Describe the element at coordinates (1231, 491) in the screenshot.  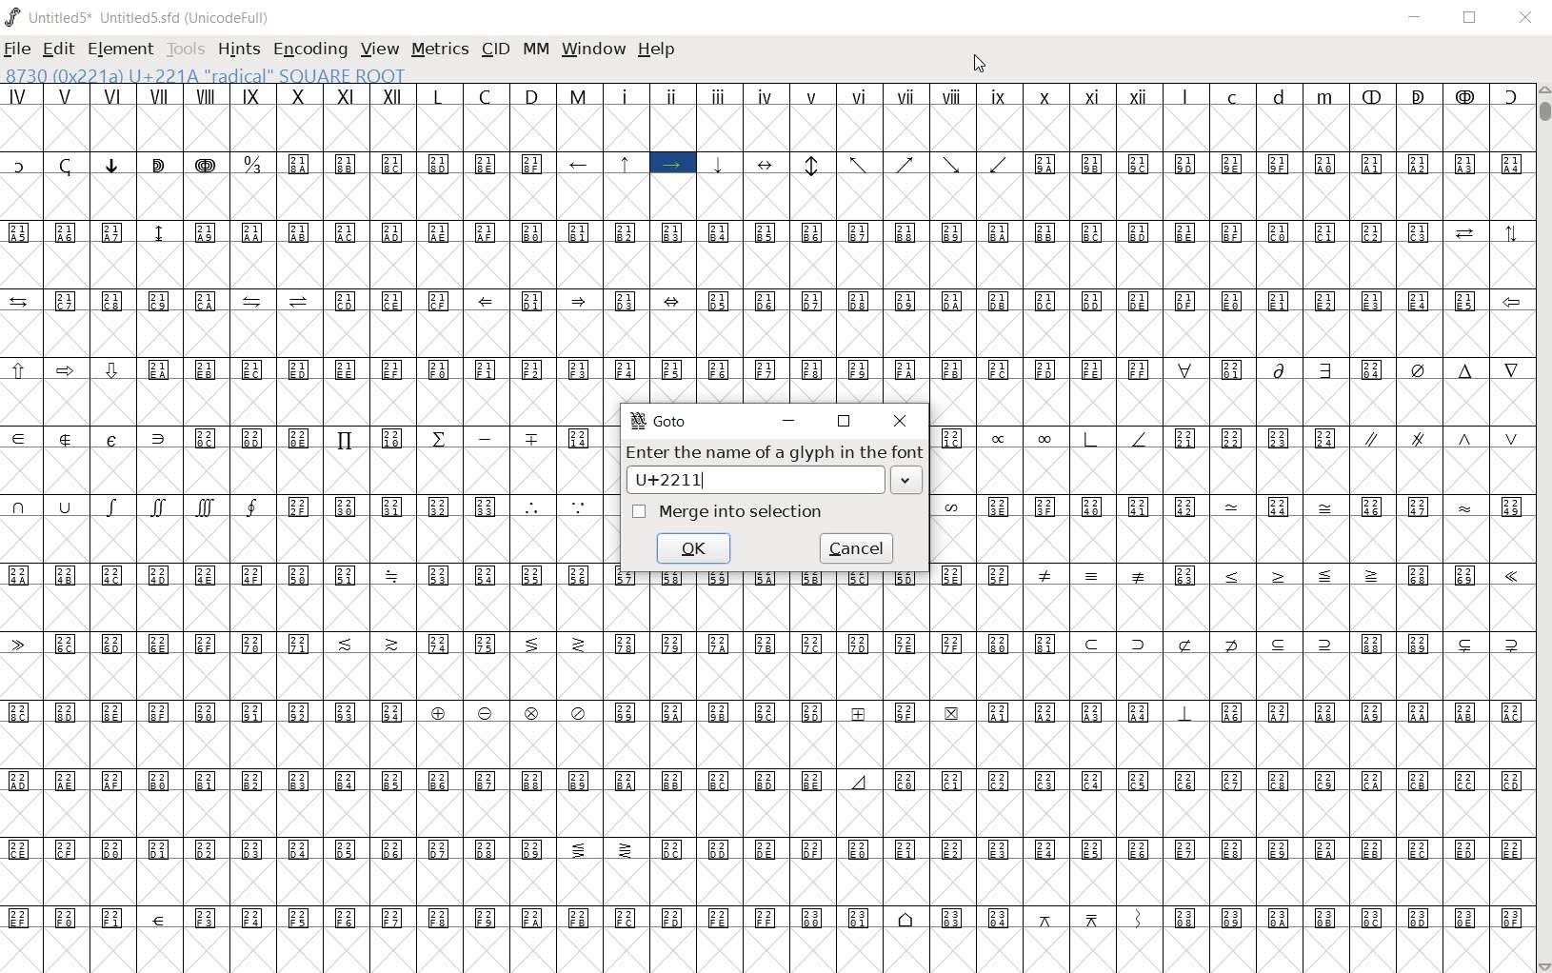
I see `glyph characters` at that location.